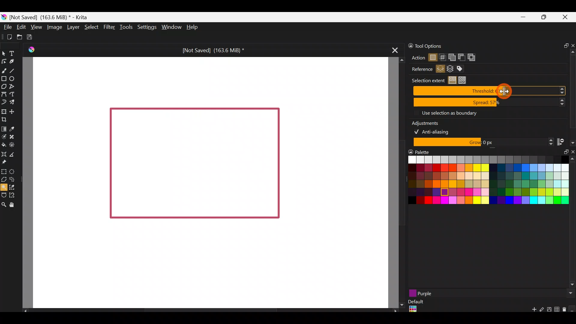 The width and height of the screenshot is (576, 324). Describe the element at coordinates (461, 56) in the screenshot. I see `Subtract` at that location.